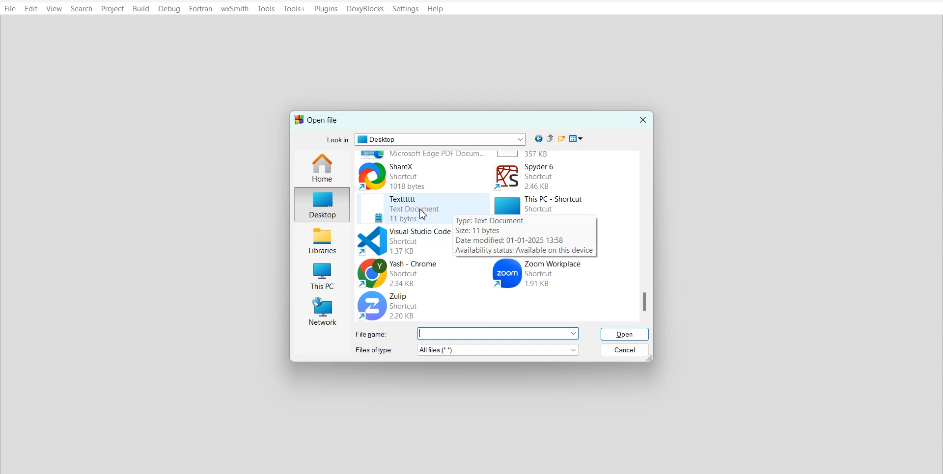  Describe the element at coordinates (483, 231) in the screenshot. I see `Size: 11 bytes` at that location.